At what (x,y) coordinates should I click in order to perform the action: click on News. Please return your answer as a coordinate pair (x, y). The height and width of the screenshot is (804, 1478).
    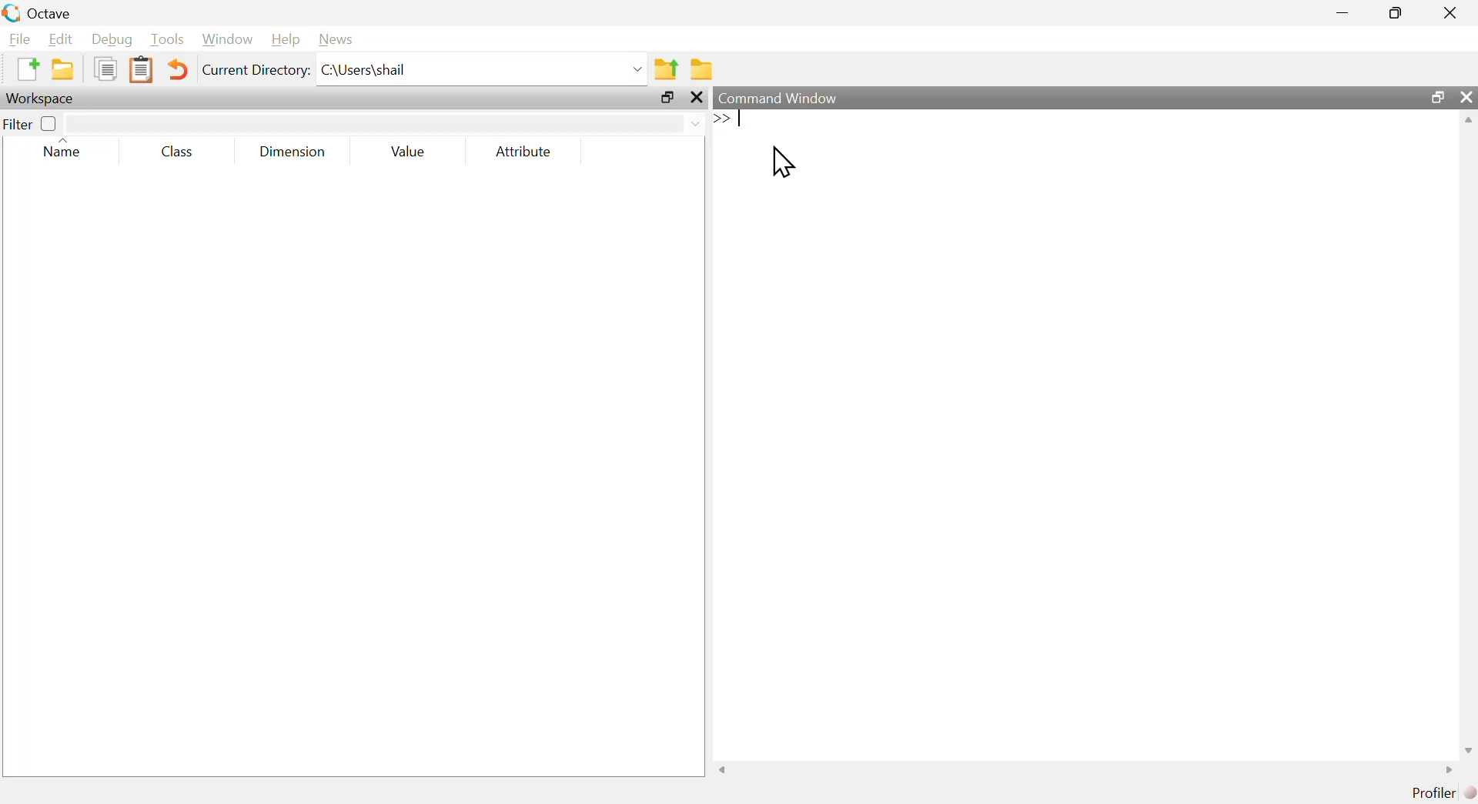
    Looking at the image, I should click on (341, 39).